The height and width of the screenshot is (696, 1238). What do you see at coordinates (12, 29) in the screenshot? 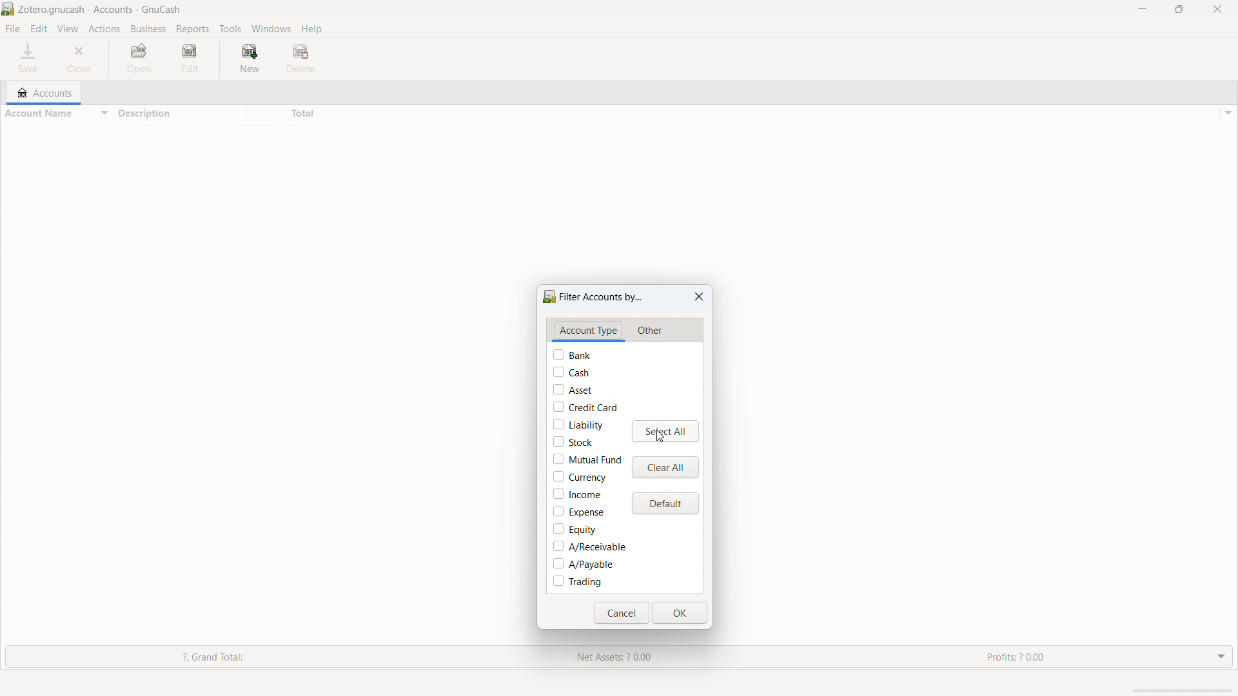
I see `file` at bounding box center [12, 29].